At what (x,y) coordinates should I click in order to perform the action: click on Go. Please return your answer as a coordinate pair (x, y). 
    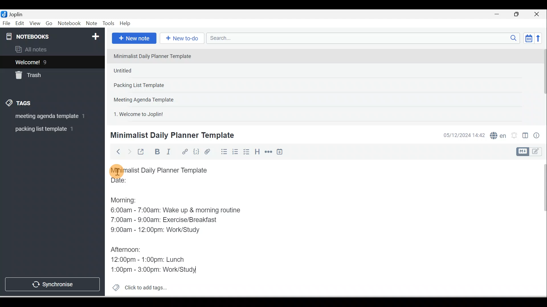
    Looking at the image, I should click on (50, 24).